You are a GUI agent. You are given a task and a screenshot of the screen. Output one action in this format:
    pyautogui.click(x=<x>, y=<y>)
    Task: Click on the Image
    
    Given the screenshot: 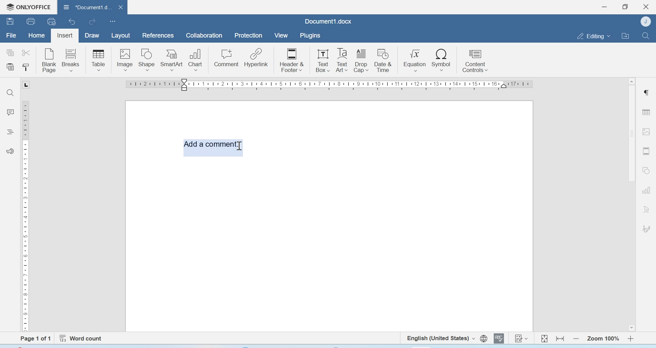 What is the action you would take?
    pyautogui.click(x=646, y=131)
    